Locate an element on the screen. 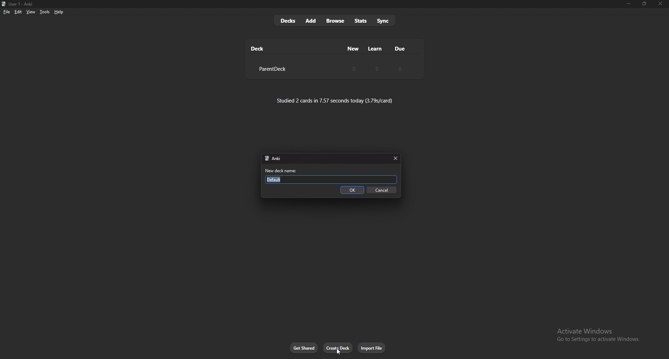 The image size is (669, 359). Default is located at coordinates (332, 179).